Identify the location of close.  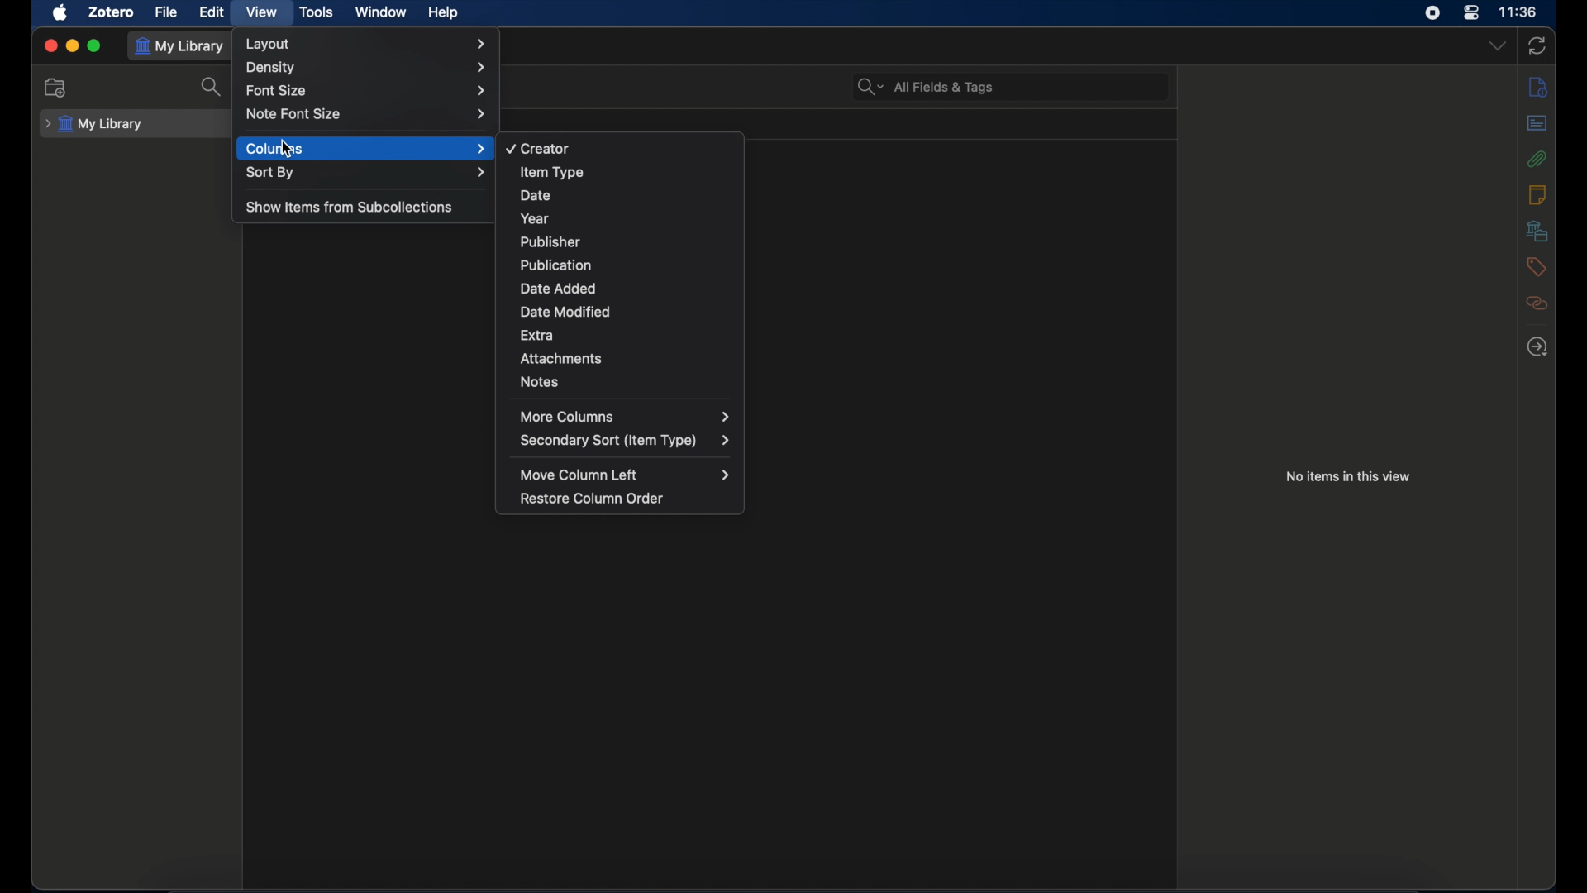
(50, 45).